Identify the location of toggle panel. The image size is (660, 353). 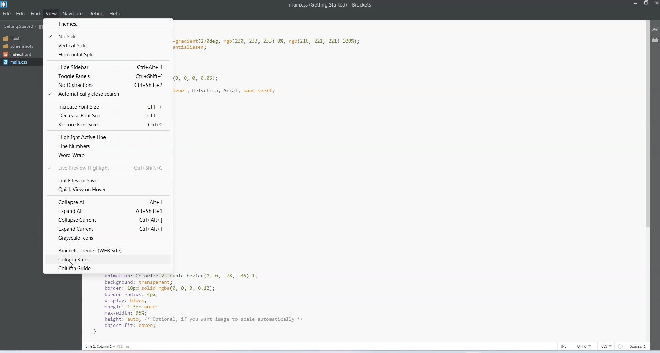
(107, 76).